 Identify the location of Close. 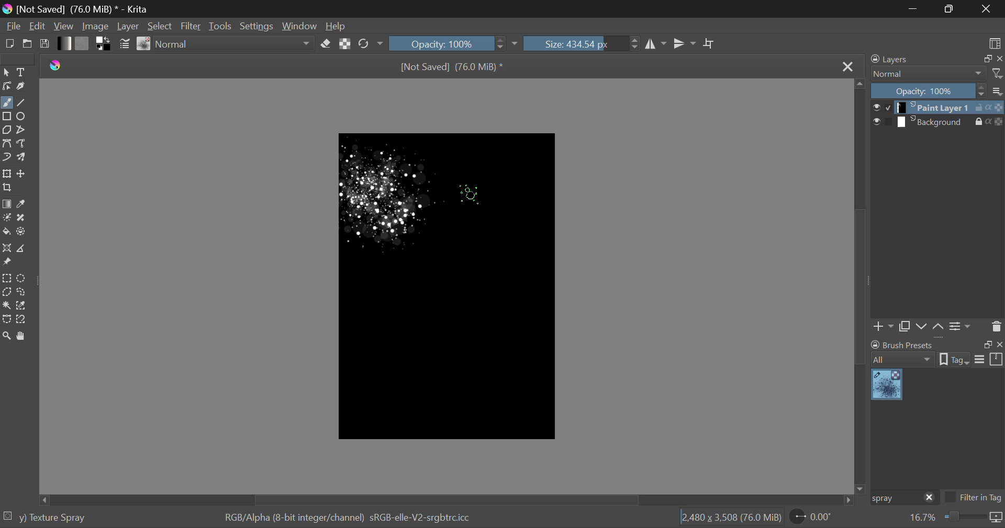
(986, 9).